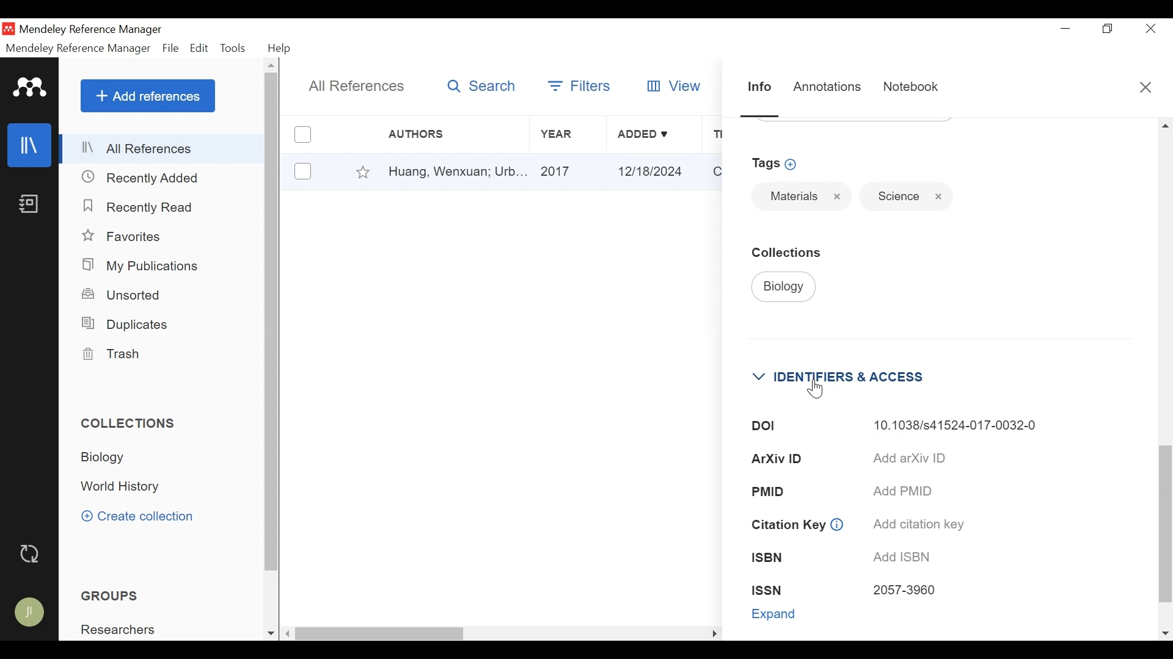 The height and width of the screenshot is (659, 1173). What do you see at coordinates (281, 48) in the screenshot?
I see `Help` at bounding box center [281, 48].